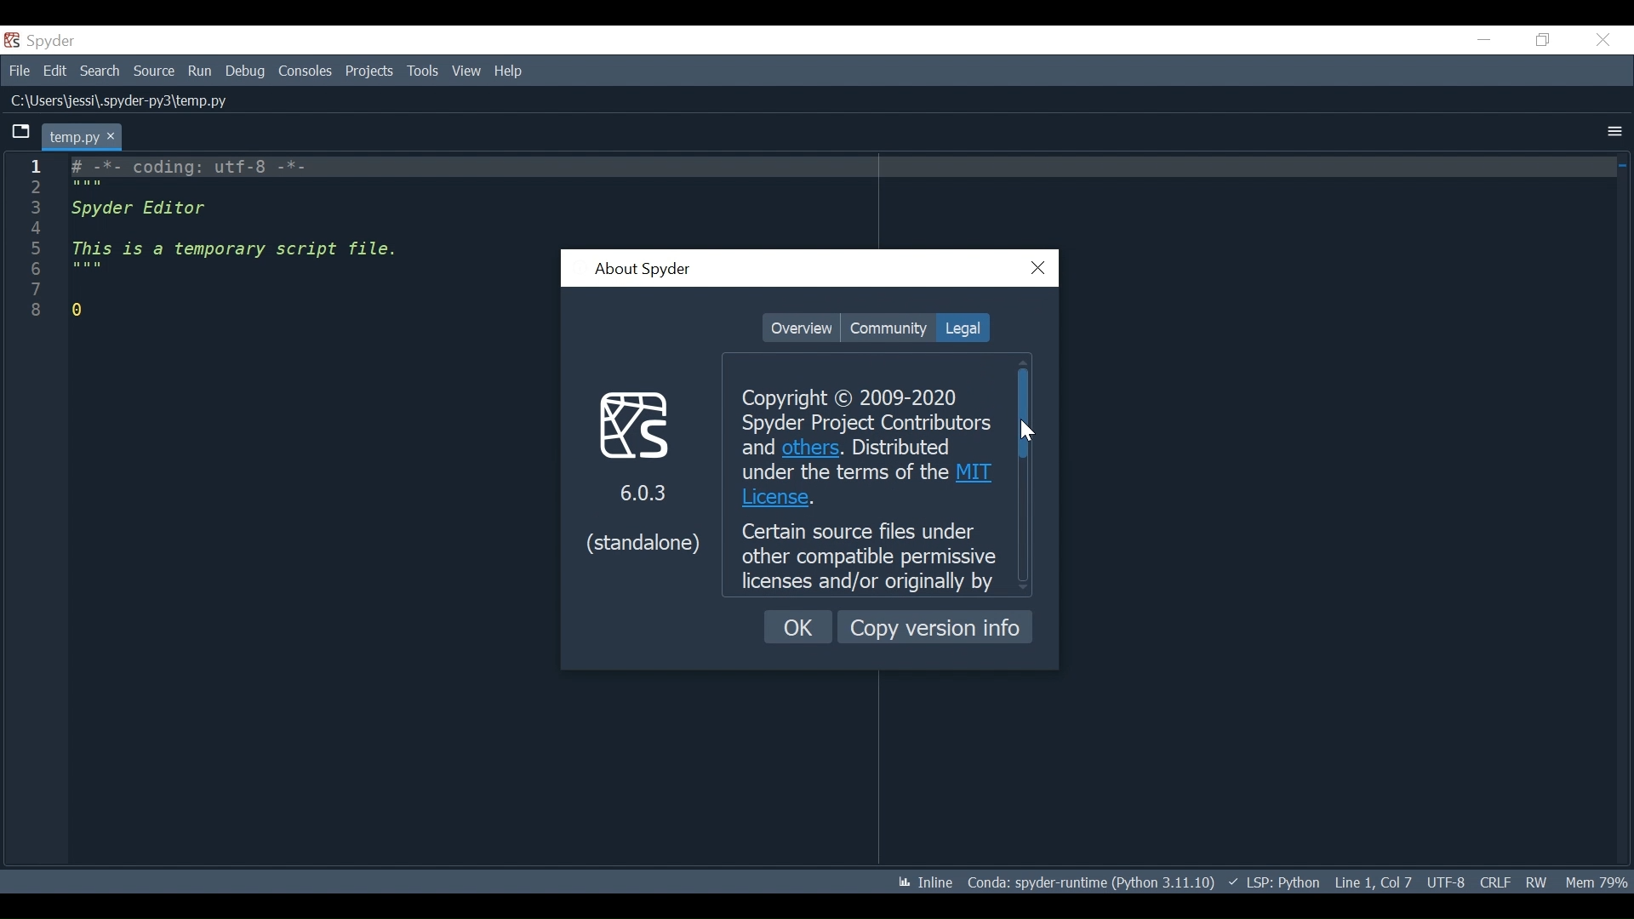  I want to click on Conda: spyder-runtime (Python 3.11.10), so click(1092, 886).